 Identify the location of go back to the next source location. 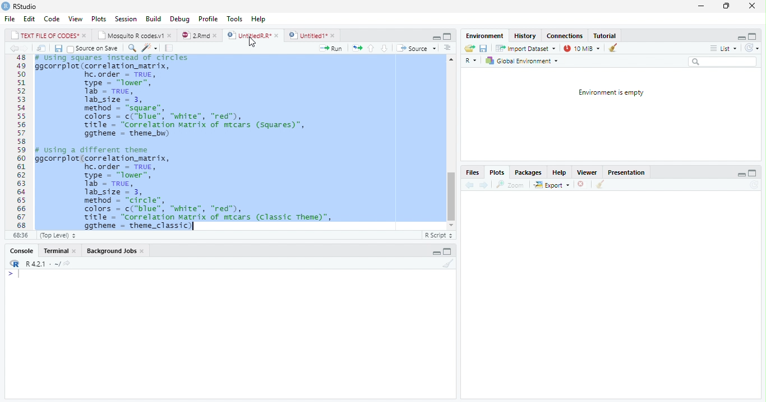
(28, 49).